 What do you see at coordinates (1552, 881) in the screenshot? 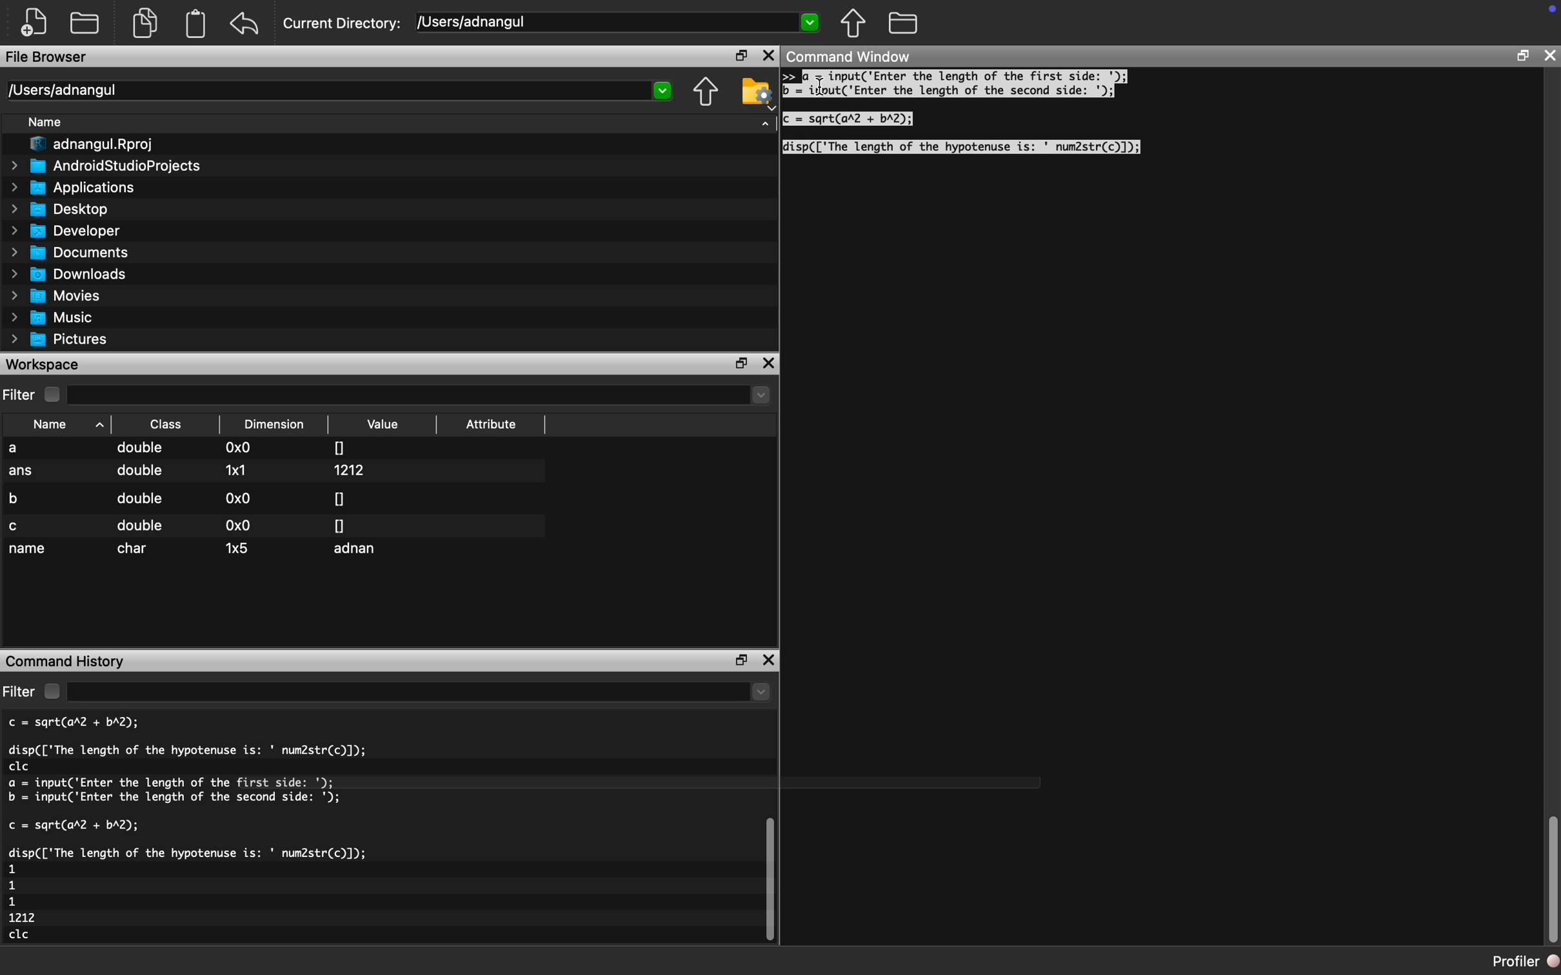
I see `vertical scroll bar` at bounding box center [1552, 881].